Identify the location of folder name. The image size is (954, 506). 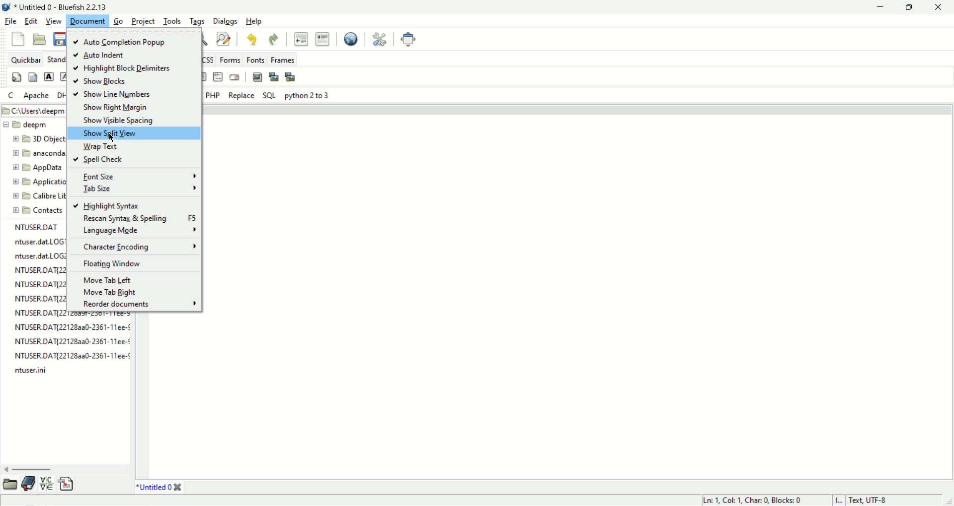
(39, 195).